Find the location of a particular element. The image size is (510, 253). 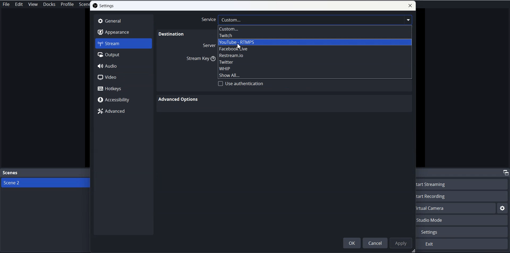

View is located at coordinates (33, 4).